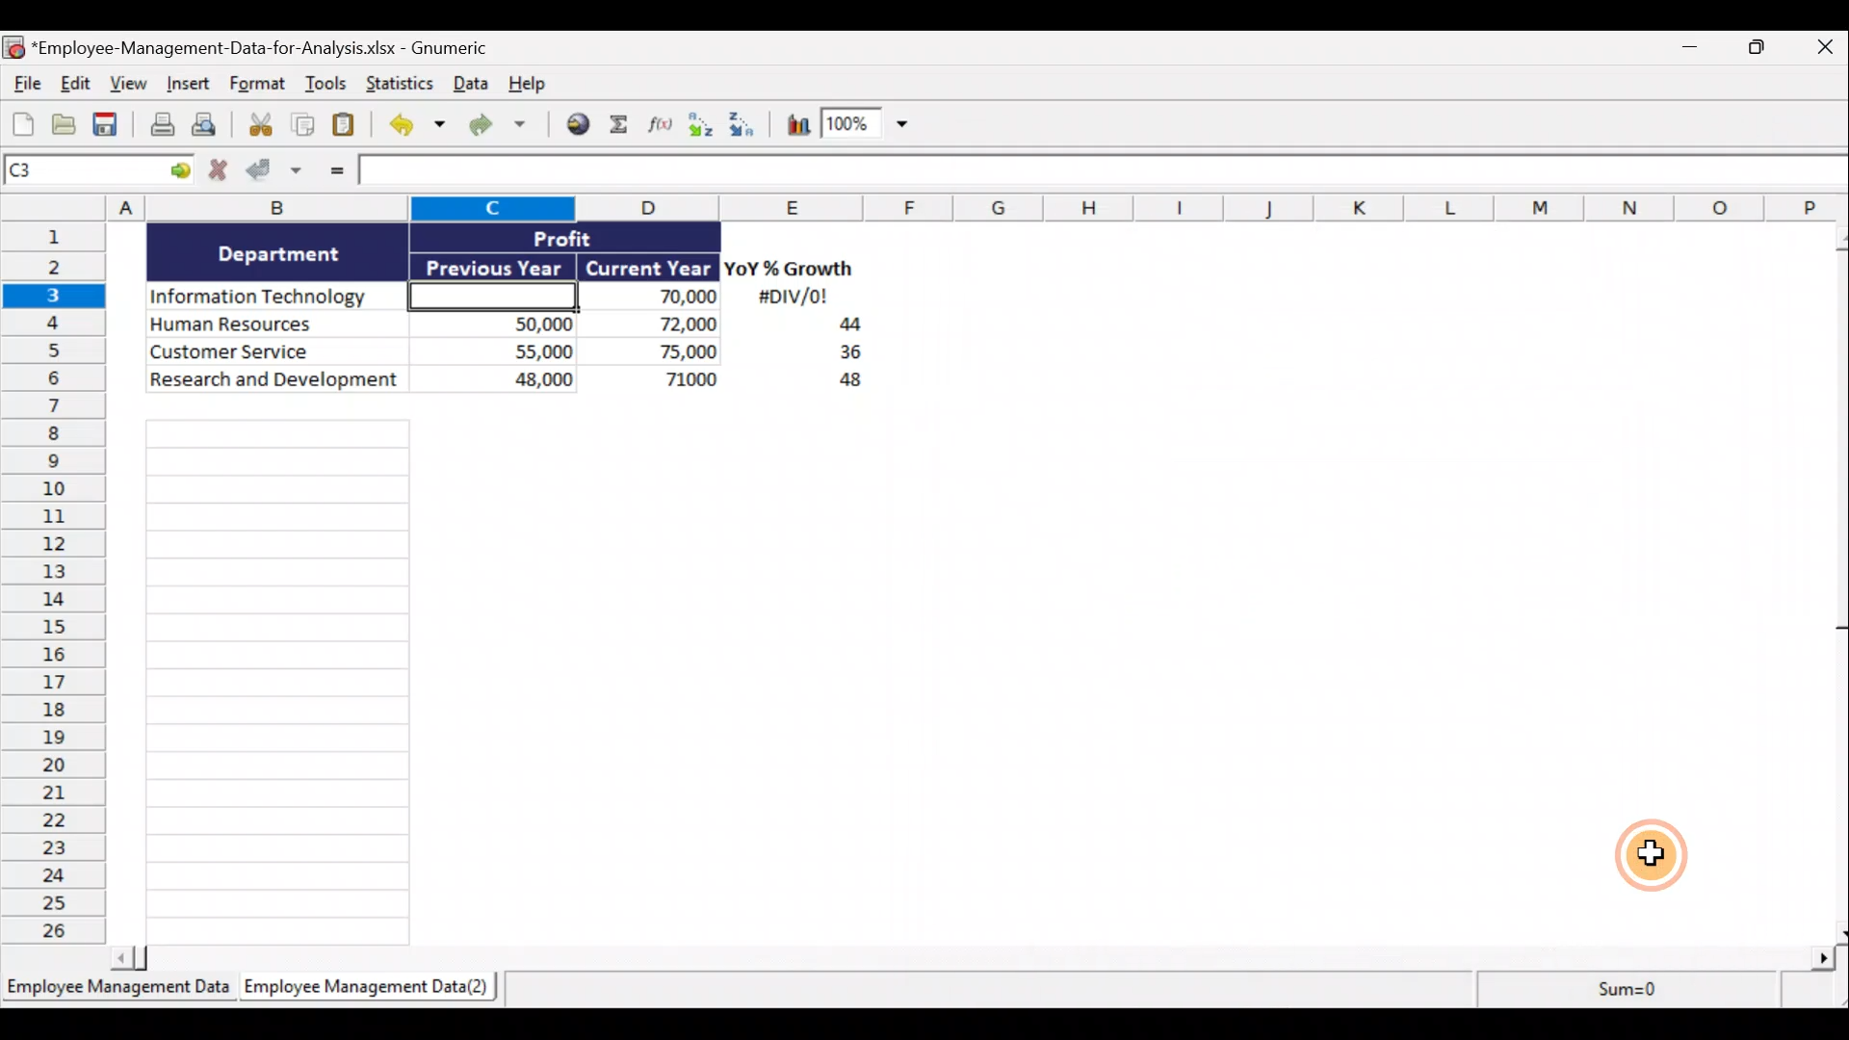 The width and height of the screenshot is (1849, 1040). What do you see at coordinates (219, 172) in the screenshot?
I see `Cancel changes` at bounding box center [219, 172].